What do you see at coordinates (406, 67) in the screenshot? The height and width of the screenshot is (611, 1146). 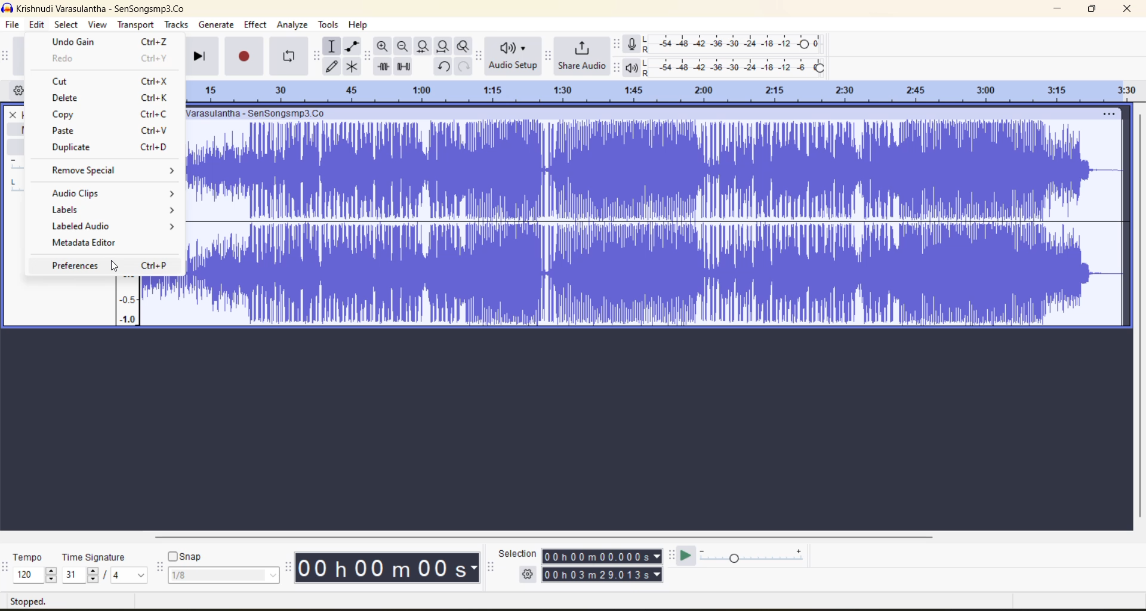 I see `silence audio selection` at bounding box center [406, 67].